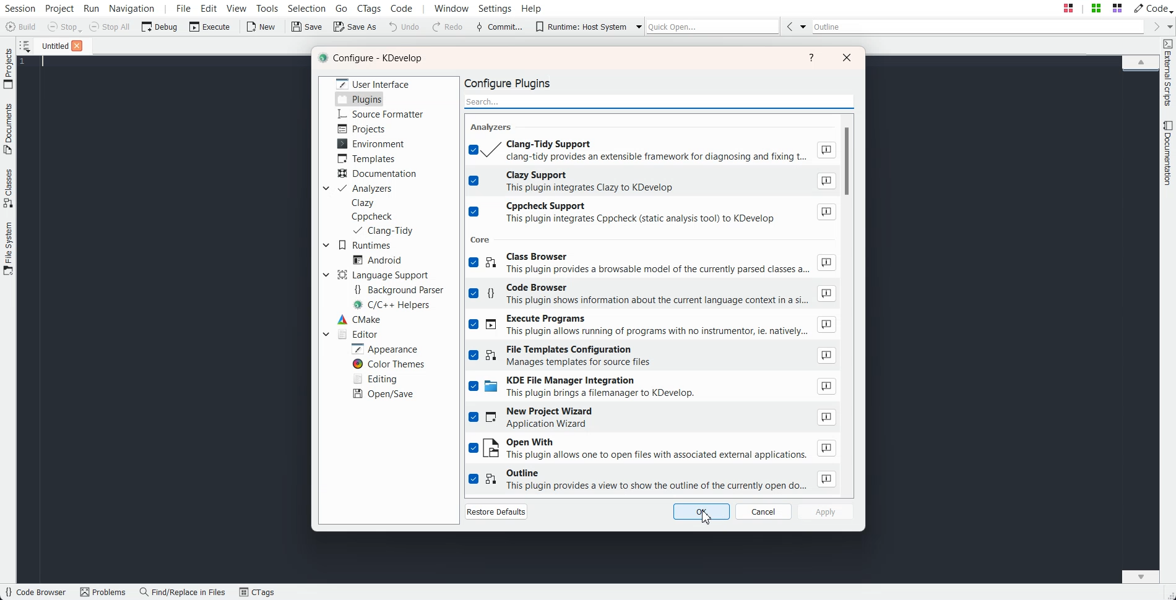 The height and width of the screenshot is (600, 1176). Describe the element at coordinates (653, 388) in the screenshot. I see `Enable KDE File Manager Integration` at that location.